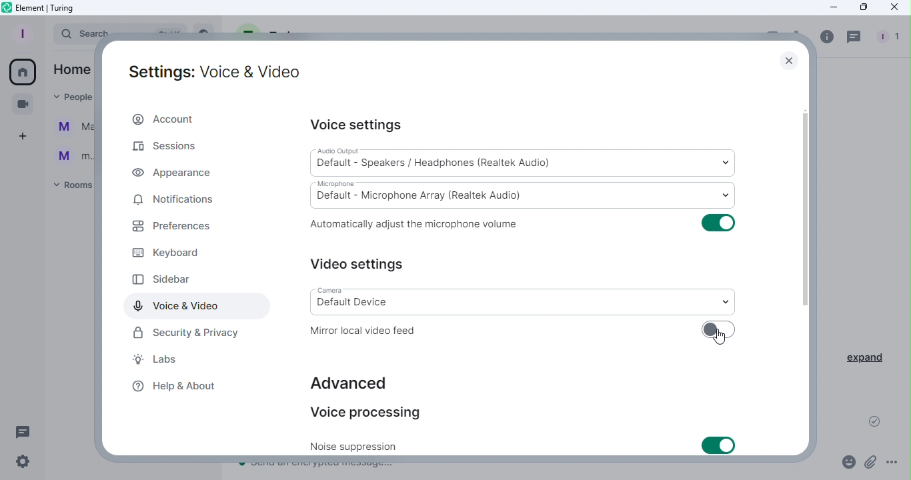 Image resolution: width=911 pixels, height=480 pixels. I want to click on Help and about, so click(179, 389).